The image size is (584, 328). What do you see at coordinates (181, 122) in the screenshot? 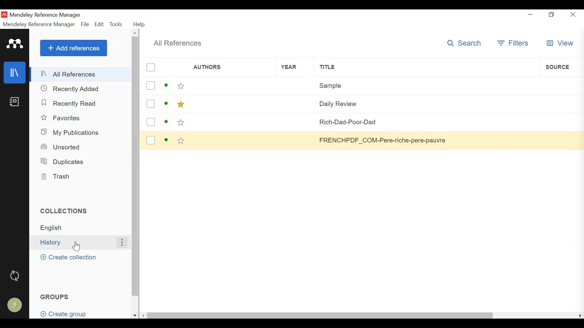
I see `Toggle favorites` at bounding box center [181, 122].